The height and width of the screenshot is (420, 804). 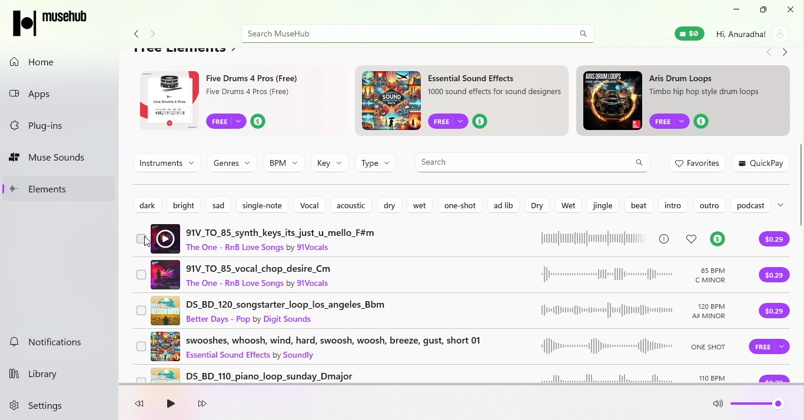 What do you see at coordinates (377, 166) in the screenshot?
I see `Type` at bounding box center [377, 166].